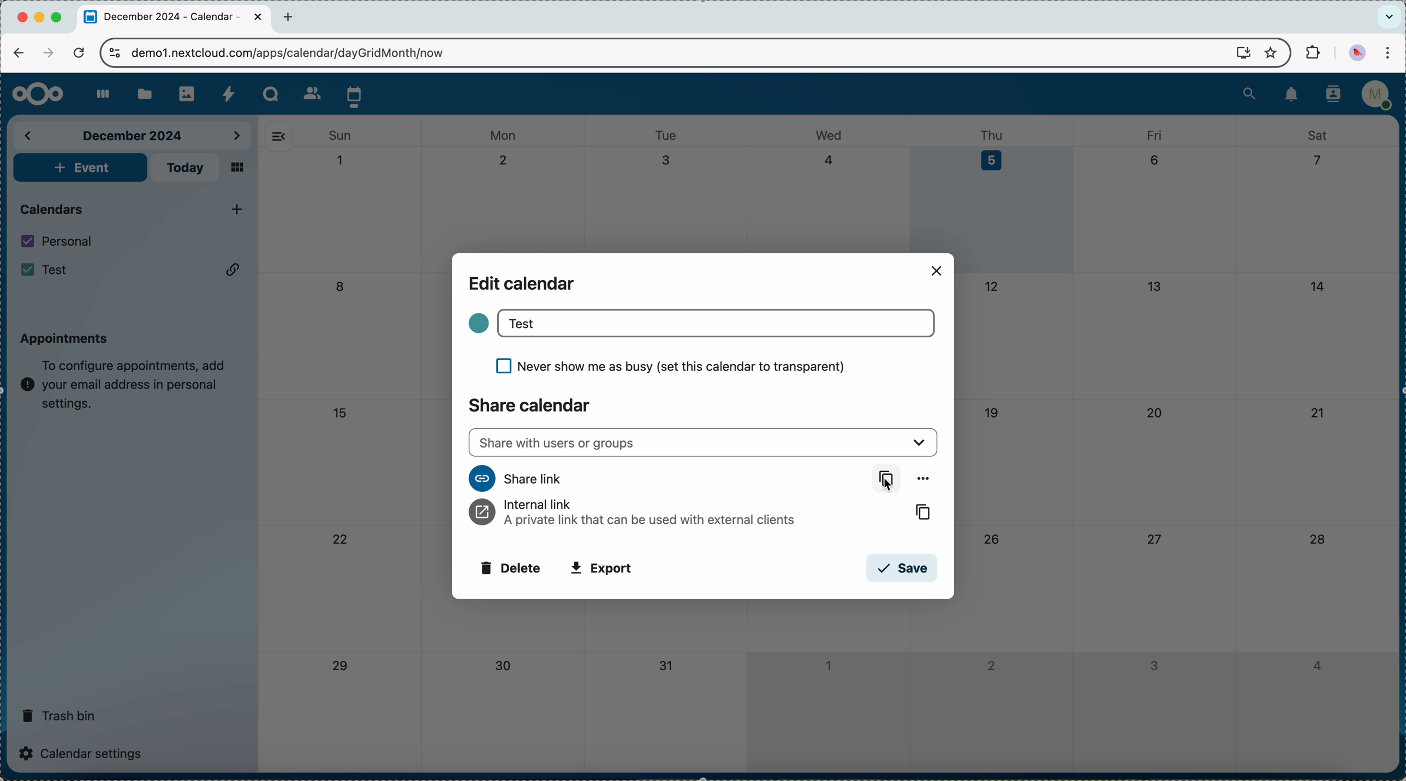 Image resolution: width=1406 pixels, height=781 pixels. Describe the element at coordinates (98, 95) in the screenshot. I see `dashboard` at that location.